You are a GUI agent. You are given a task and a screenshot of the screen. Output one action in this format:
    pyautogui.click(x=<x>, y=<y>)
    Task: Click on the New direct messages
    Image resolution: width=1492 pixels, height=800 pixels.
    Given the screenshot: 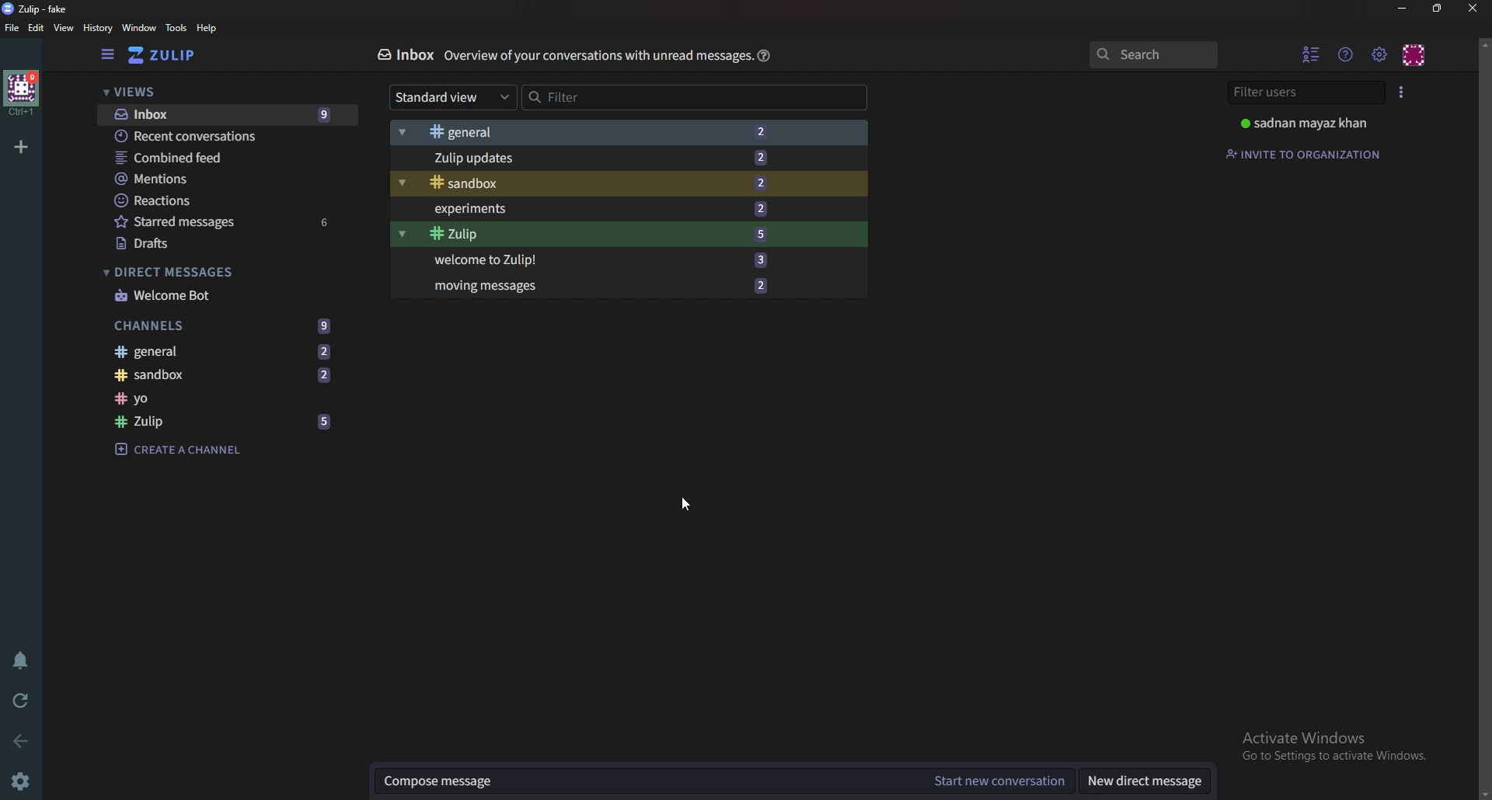 What is the action you would take?
    pyautogui.click(x=1145, y=782)
    